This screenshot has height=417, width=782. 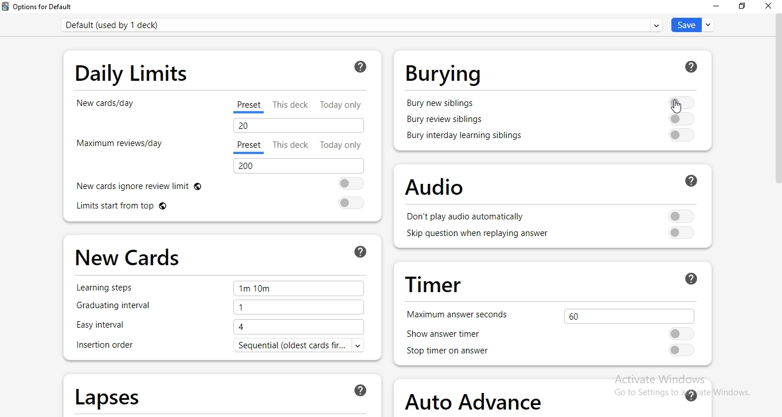 I want to click on close, so click(x=767, y=8).